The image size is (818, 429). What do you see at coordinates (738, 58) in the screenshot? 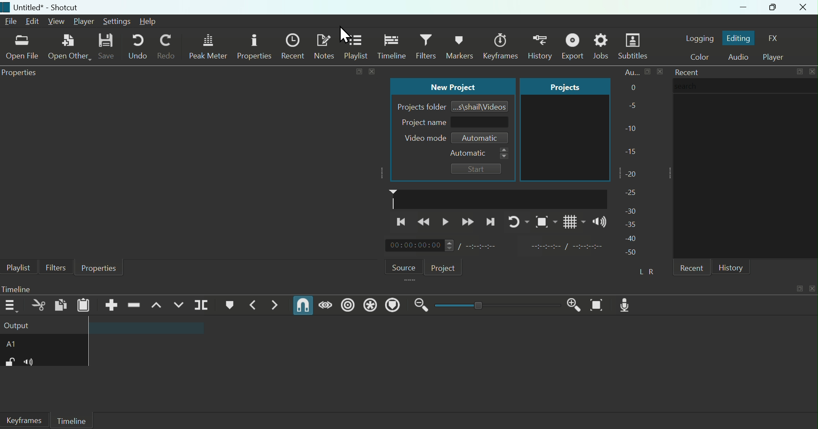
I see `Audio` at bounding box center [738, 58].